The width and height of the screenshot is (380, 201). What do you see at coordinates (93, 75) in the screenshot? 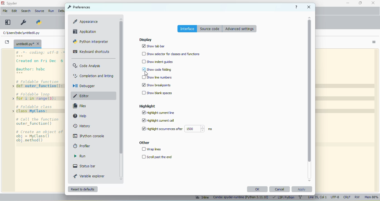
I see `completion and linting` at bounding box center [93, 75].